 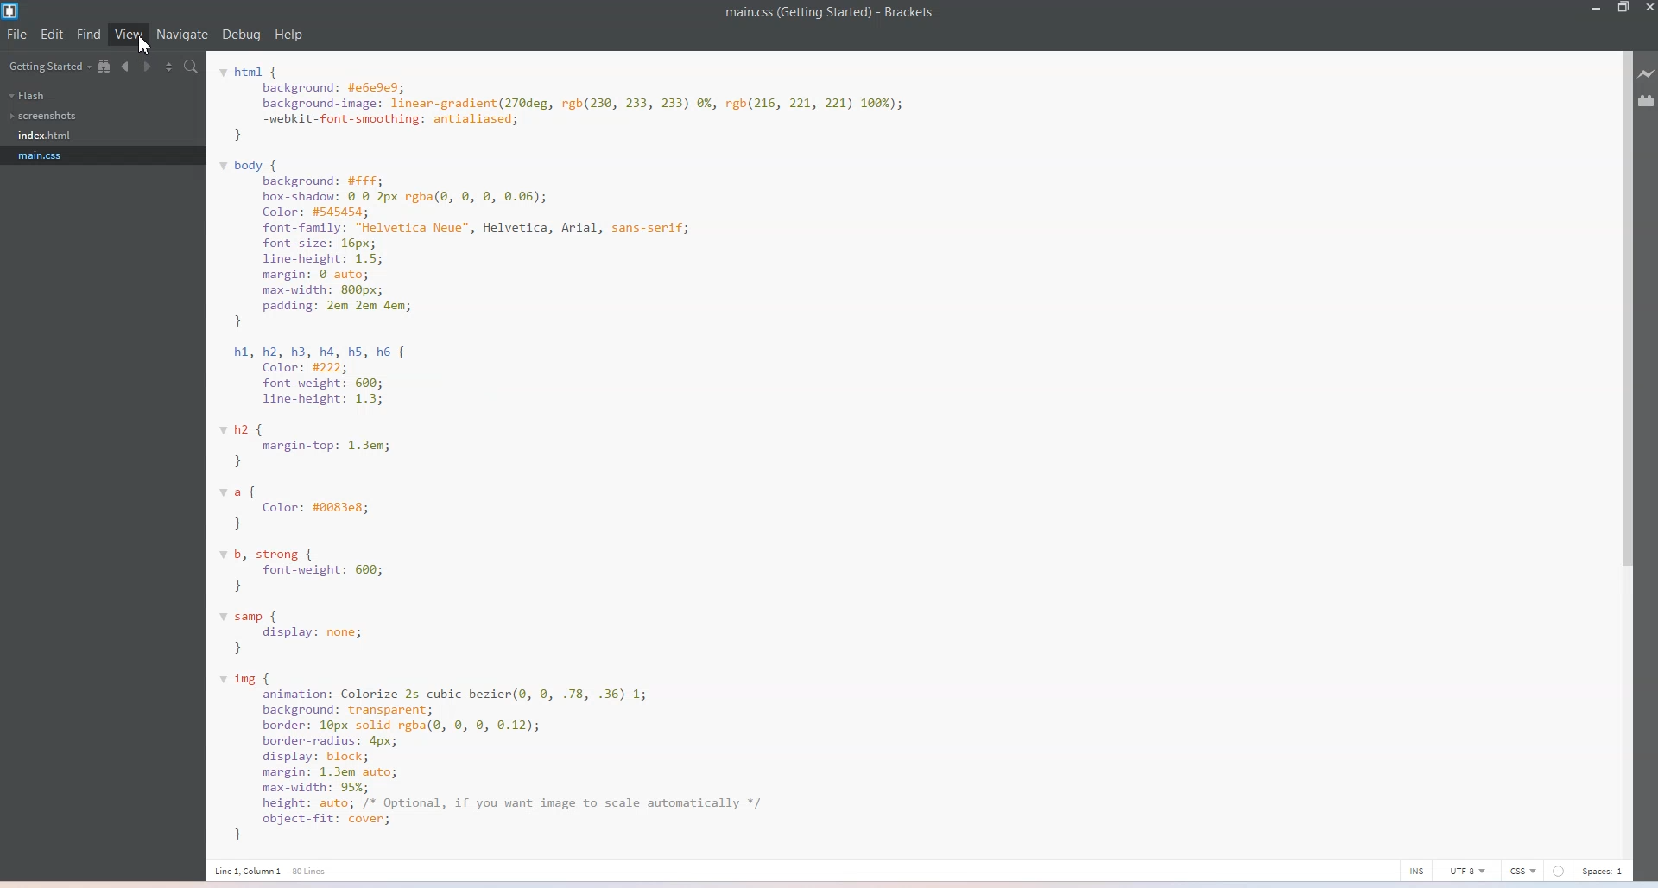 I want to click on Text 3 , so click(x=277, y=871).